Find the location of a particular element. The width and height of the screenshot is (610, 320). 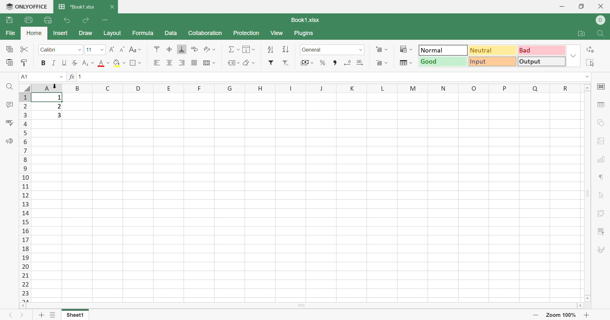

Increment font size is located at coordinates (112, 49).